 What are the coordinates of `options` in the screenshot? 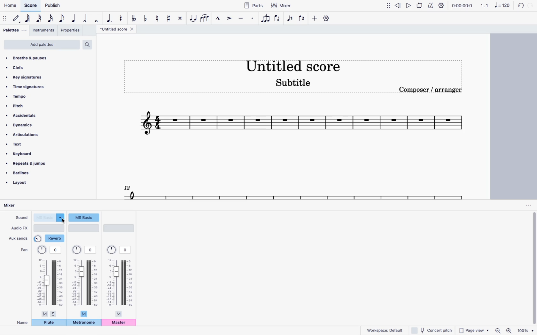 It's located at (528, 205).